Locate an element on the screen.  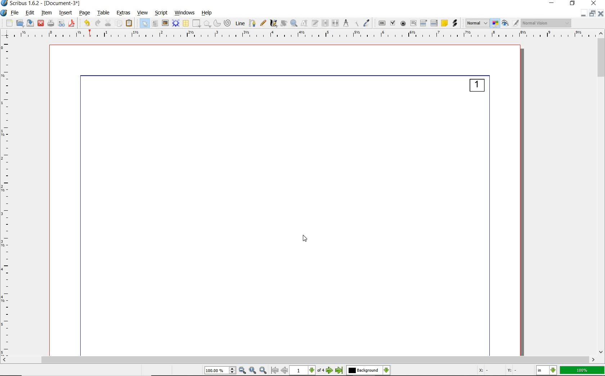
rotate item is located at coordinates (283, 23).